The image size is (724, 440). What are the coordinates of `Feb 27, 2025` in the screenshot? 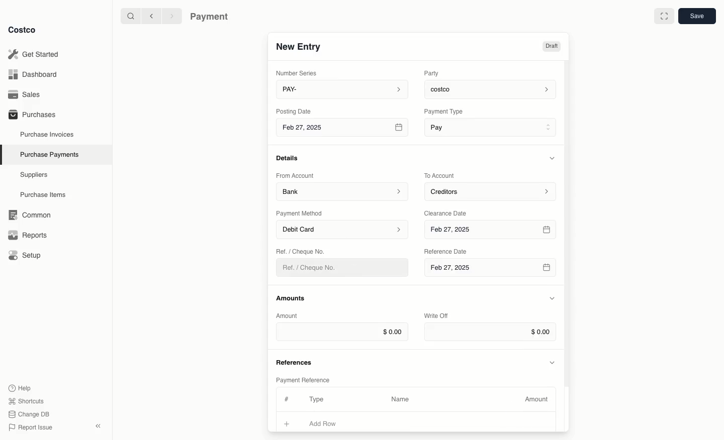 It's located at (492, 230).